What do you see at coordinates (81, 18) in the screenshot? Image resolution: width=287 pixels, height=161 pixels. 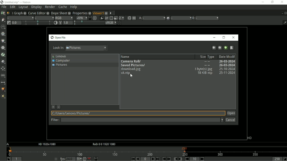 I see `Zoom` at bounding box center [81, 18].